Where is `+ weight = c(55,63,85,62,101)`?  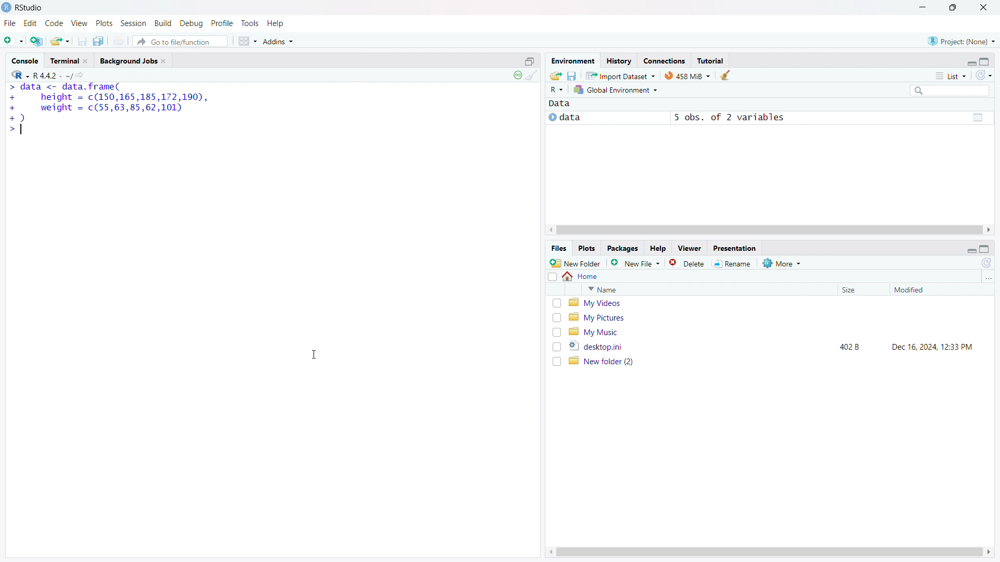
+ weight = c(55,63,85,62,101) is located at coordinates (97, 108).